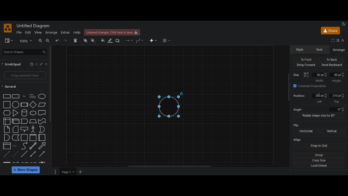  Describe the element at coordinates (57, 41) in the screenshot. I see `undo` at that location.